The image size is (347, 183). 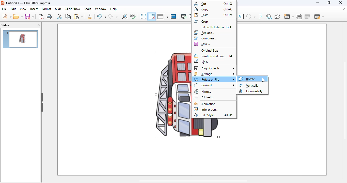 What do you see at coordinates (28, 3) in the screenshot?
I see `title` at bounding box center [28, 3].